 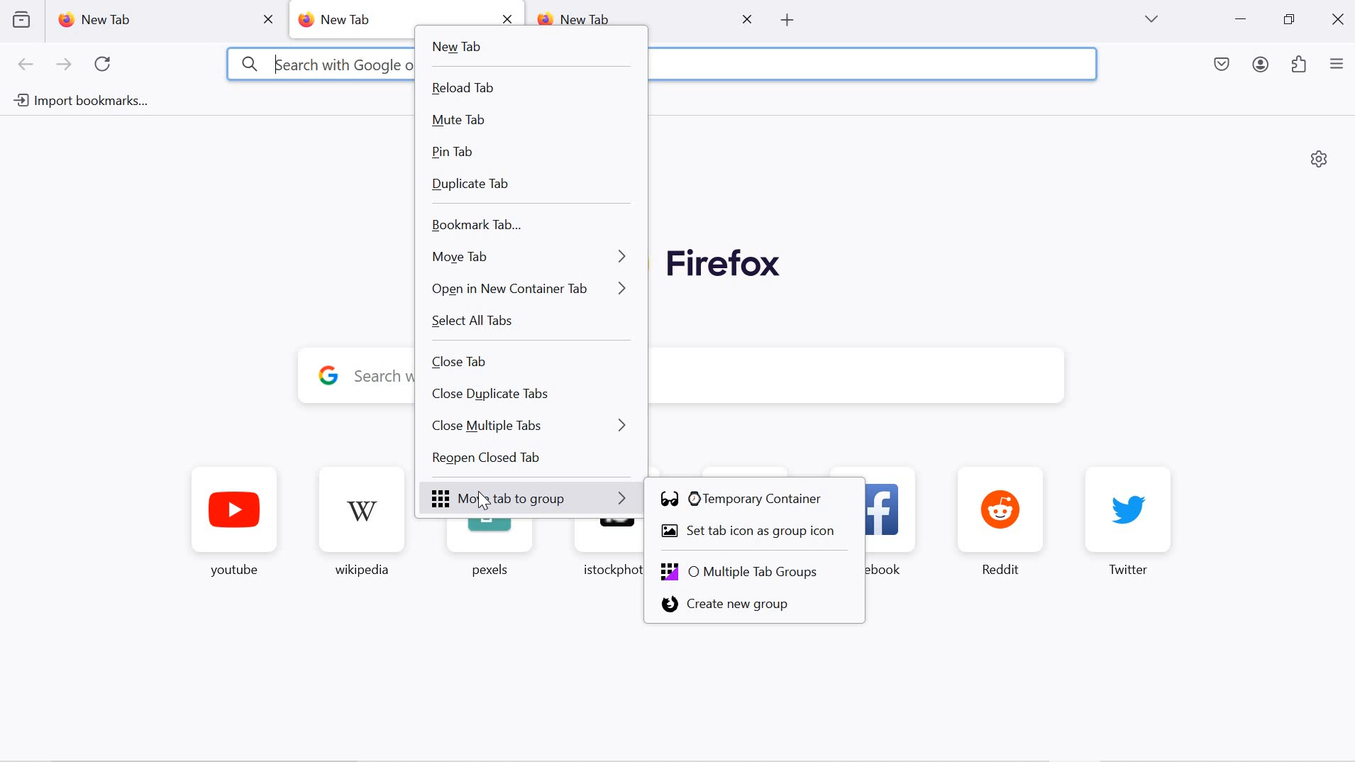 I want to click on close tab, so click(x=531, y=362).